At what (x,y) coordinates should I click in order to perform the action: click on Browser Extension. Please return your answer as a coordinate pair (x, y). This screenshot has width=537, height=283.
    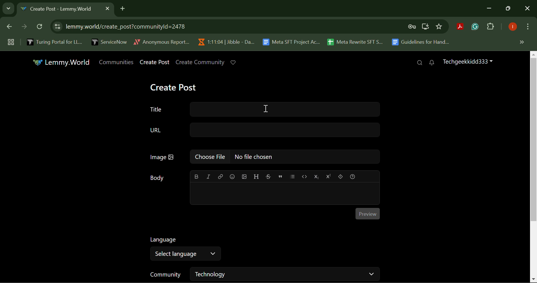
    Looking at the image, I should click on (476, 27).